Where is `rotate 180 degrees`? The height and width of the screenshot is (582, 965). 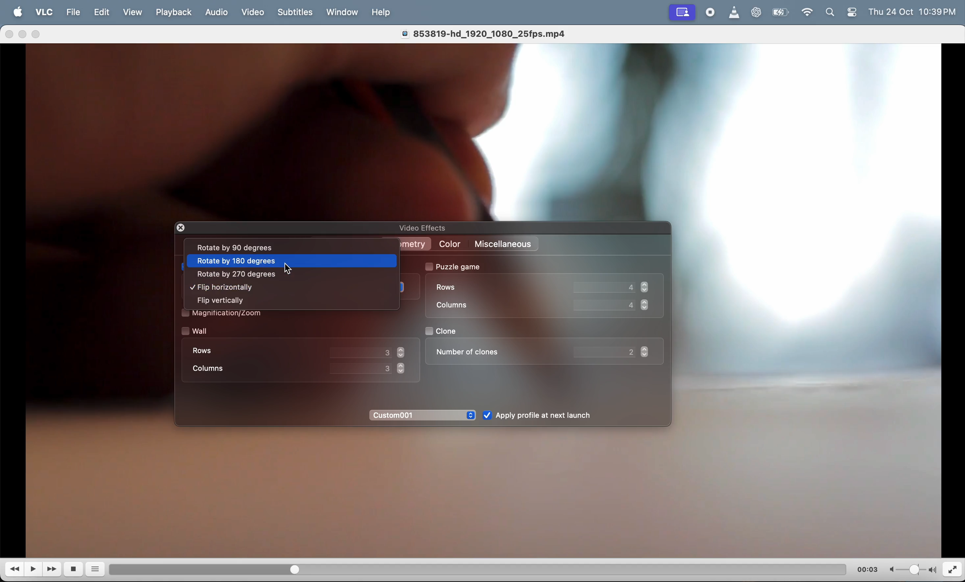
rotate 180 degrees is located at coordinates (282, 262).